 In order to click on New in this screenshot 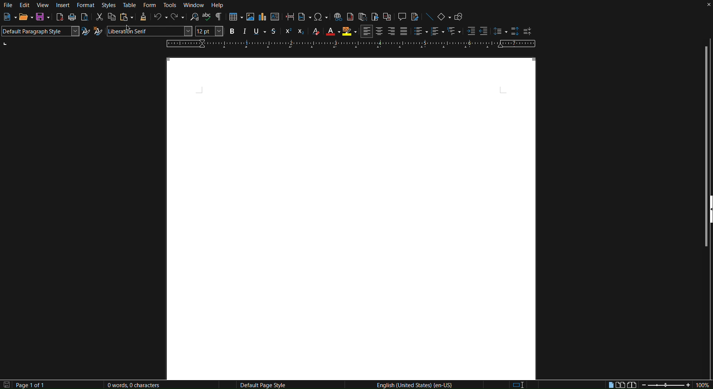, I will do `click(7, 18)`.